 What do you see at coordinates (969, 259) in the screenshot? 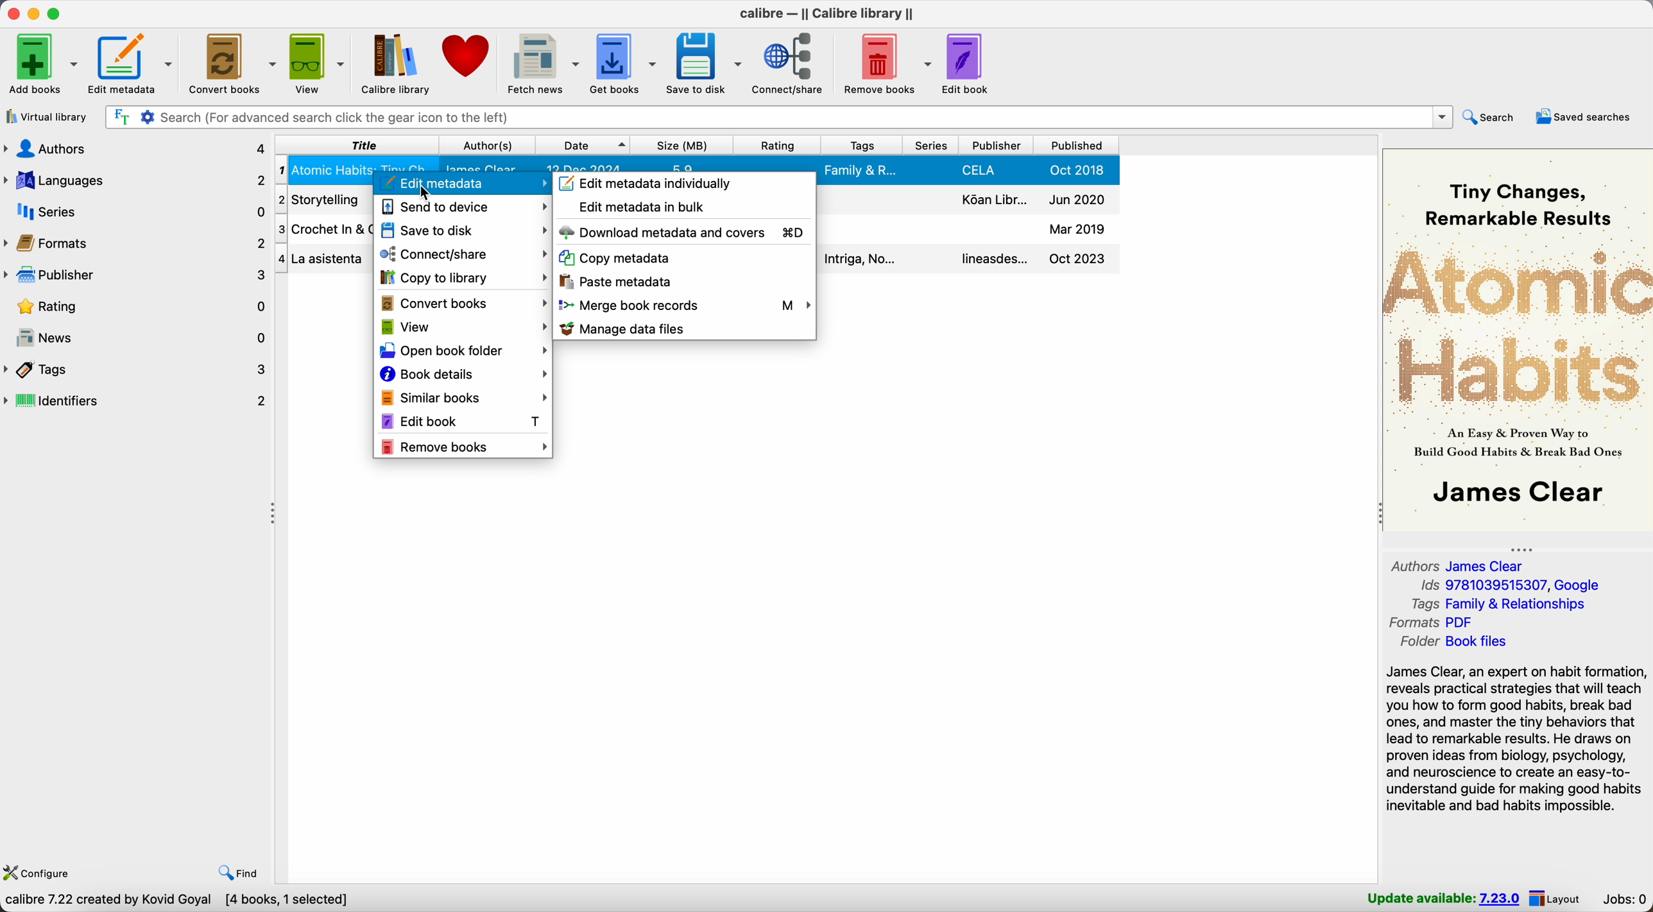
I see `la asistenta book details` at bounding box center [969, 259].